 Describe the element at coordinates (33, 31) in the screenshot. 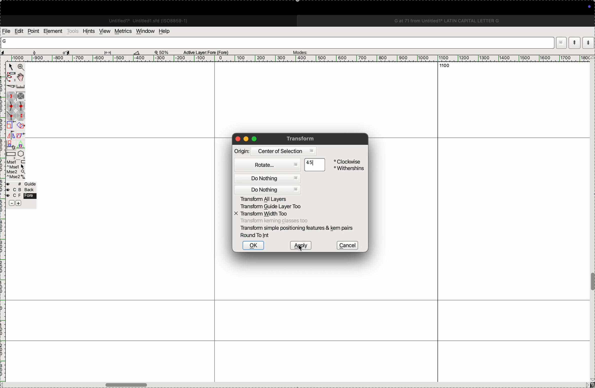

I see `points` at that location.